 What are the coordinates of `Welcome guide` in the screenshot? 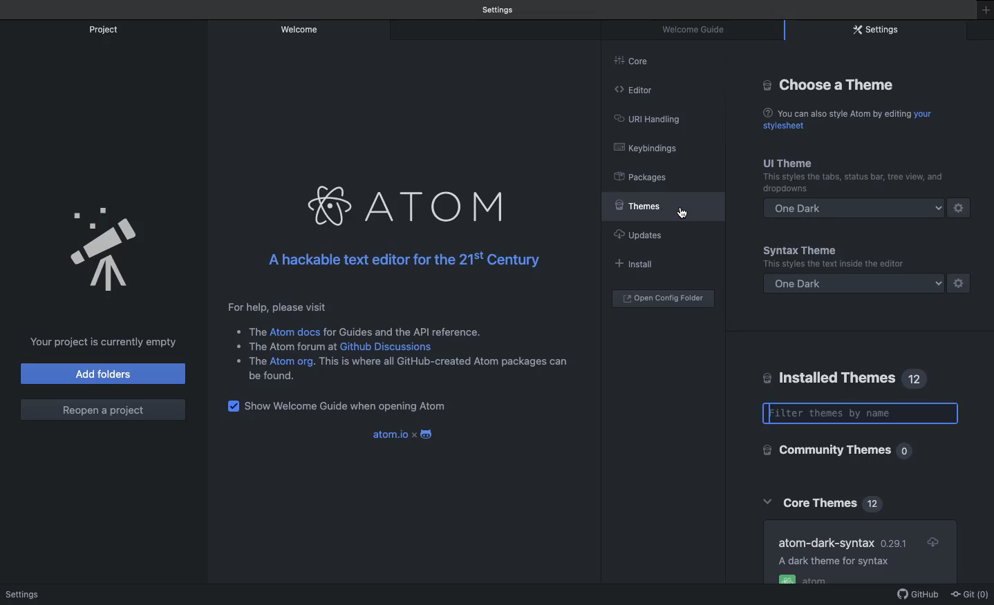 It's located at (698, 29).